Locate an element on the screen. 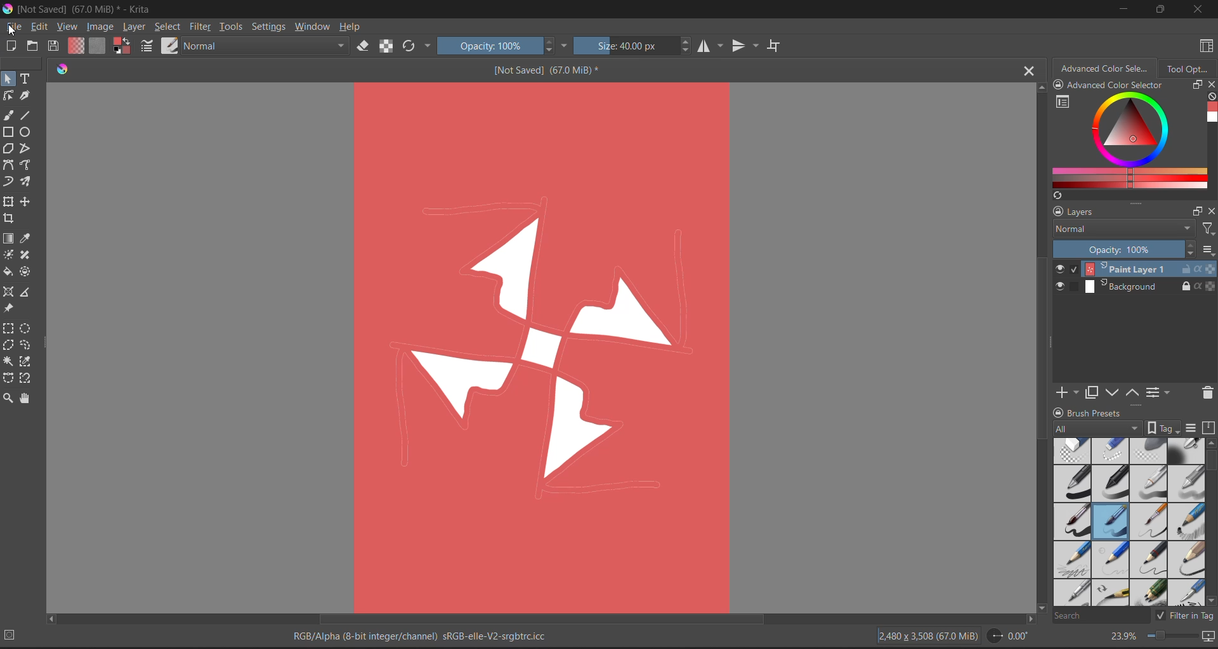  view or change the layer properties is located at coordinates (1159, 391).